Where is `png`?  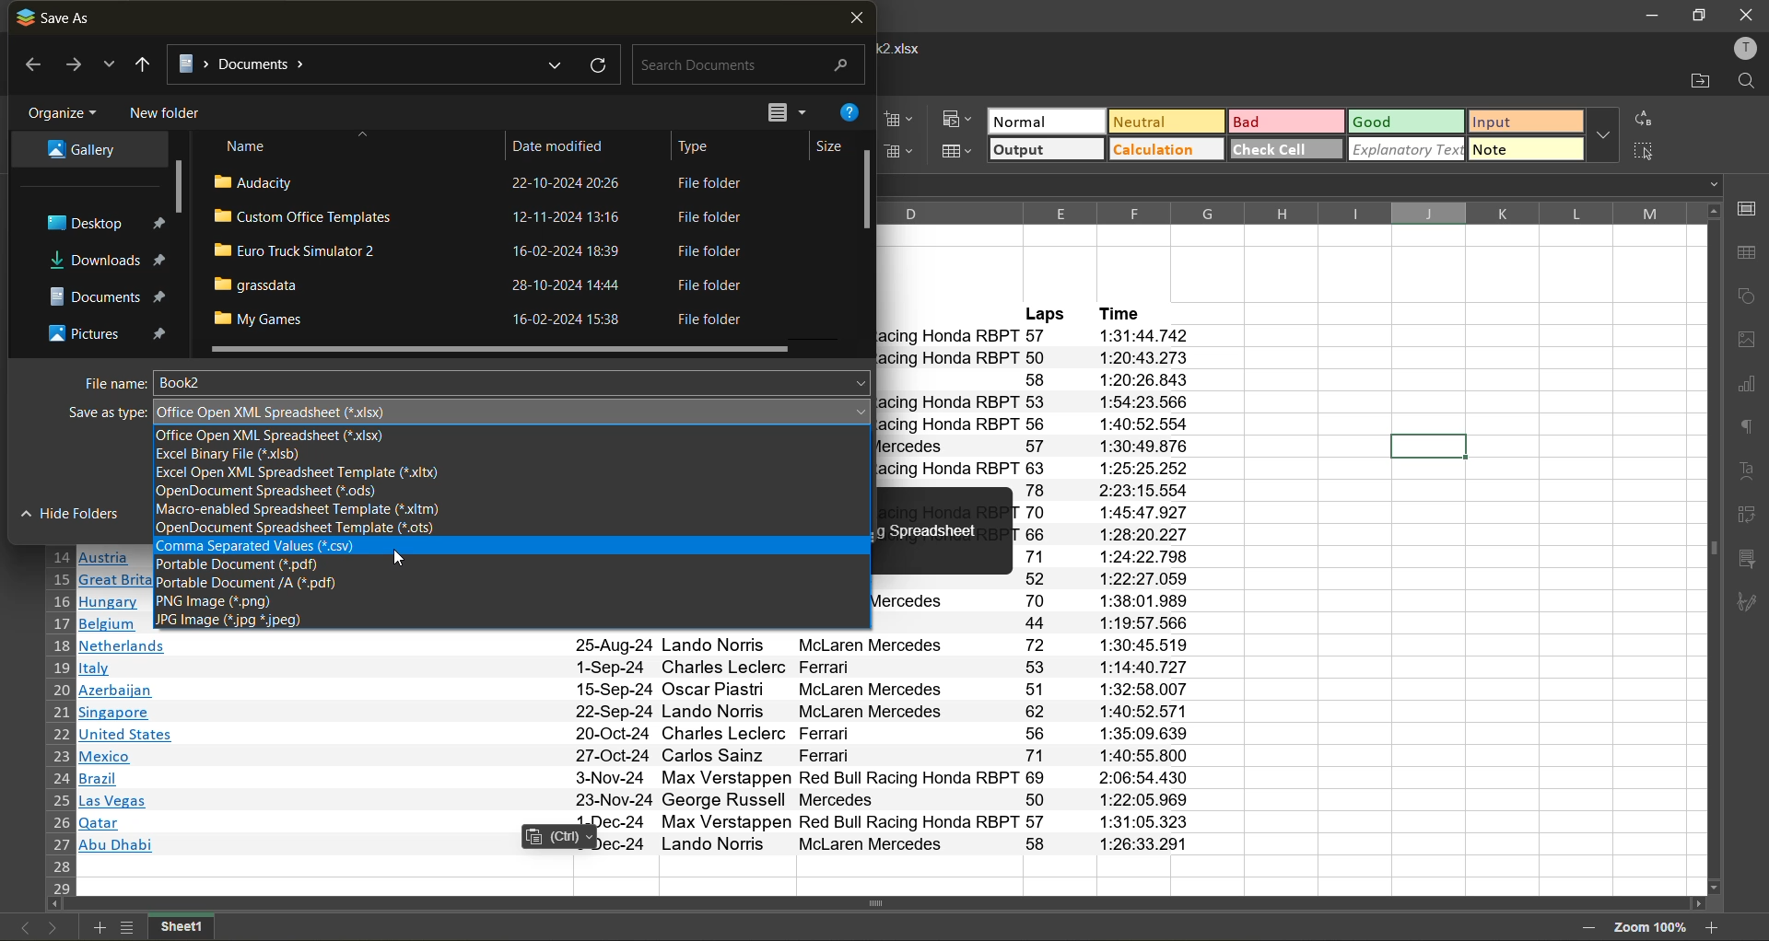 png is located at coordinates (221, 601).